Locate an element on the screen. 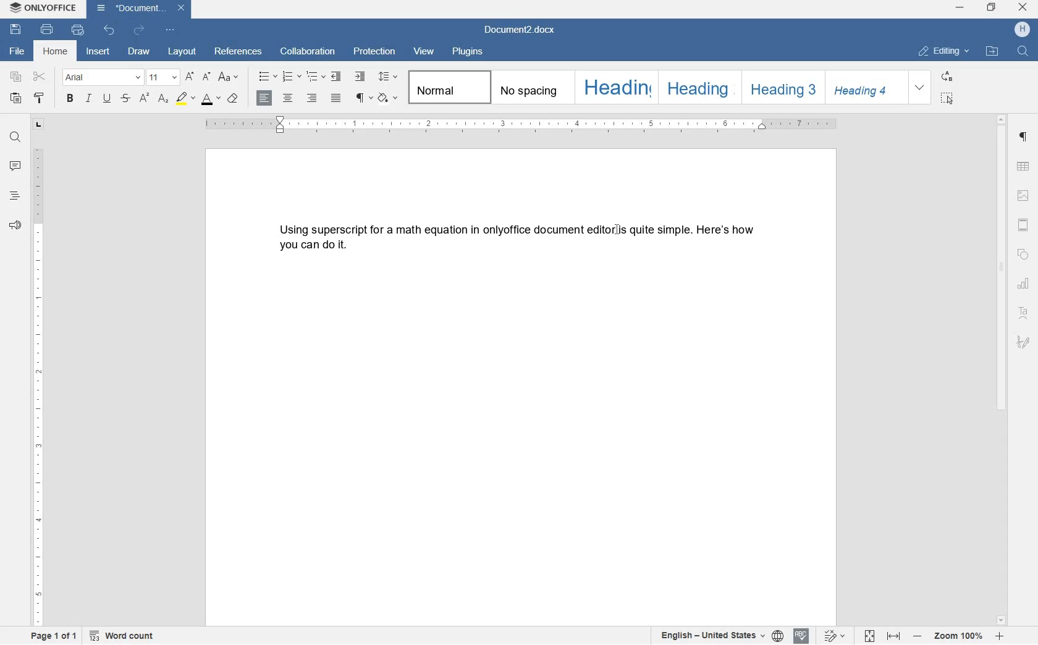  justified is located at coordinates (337, 98).